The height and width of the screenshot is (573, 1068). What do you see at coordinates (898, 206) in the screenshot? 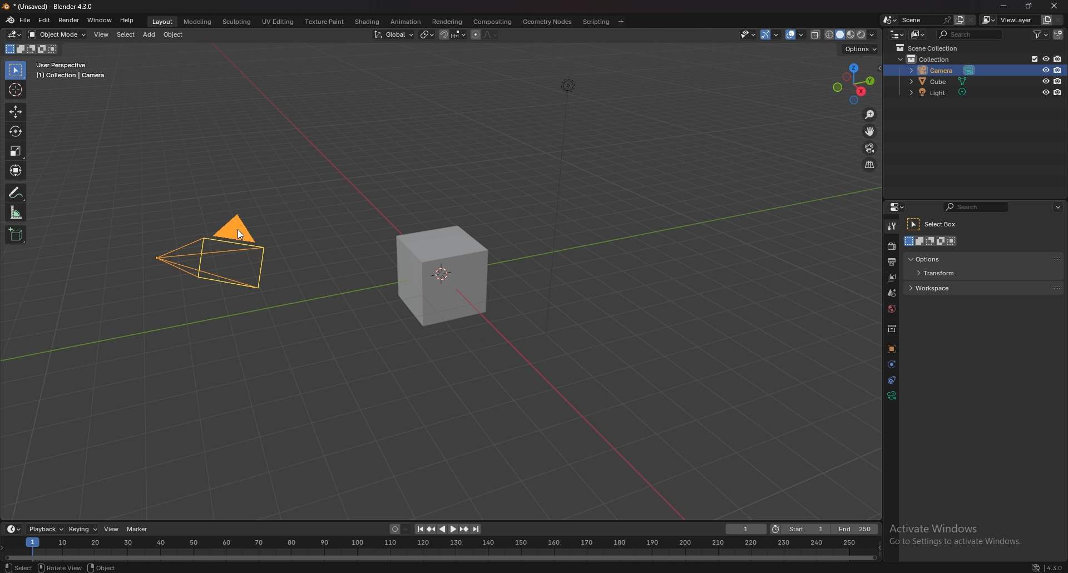
I see `editor type` at bounding box center [898, 206].